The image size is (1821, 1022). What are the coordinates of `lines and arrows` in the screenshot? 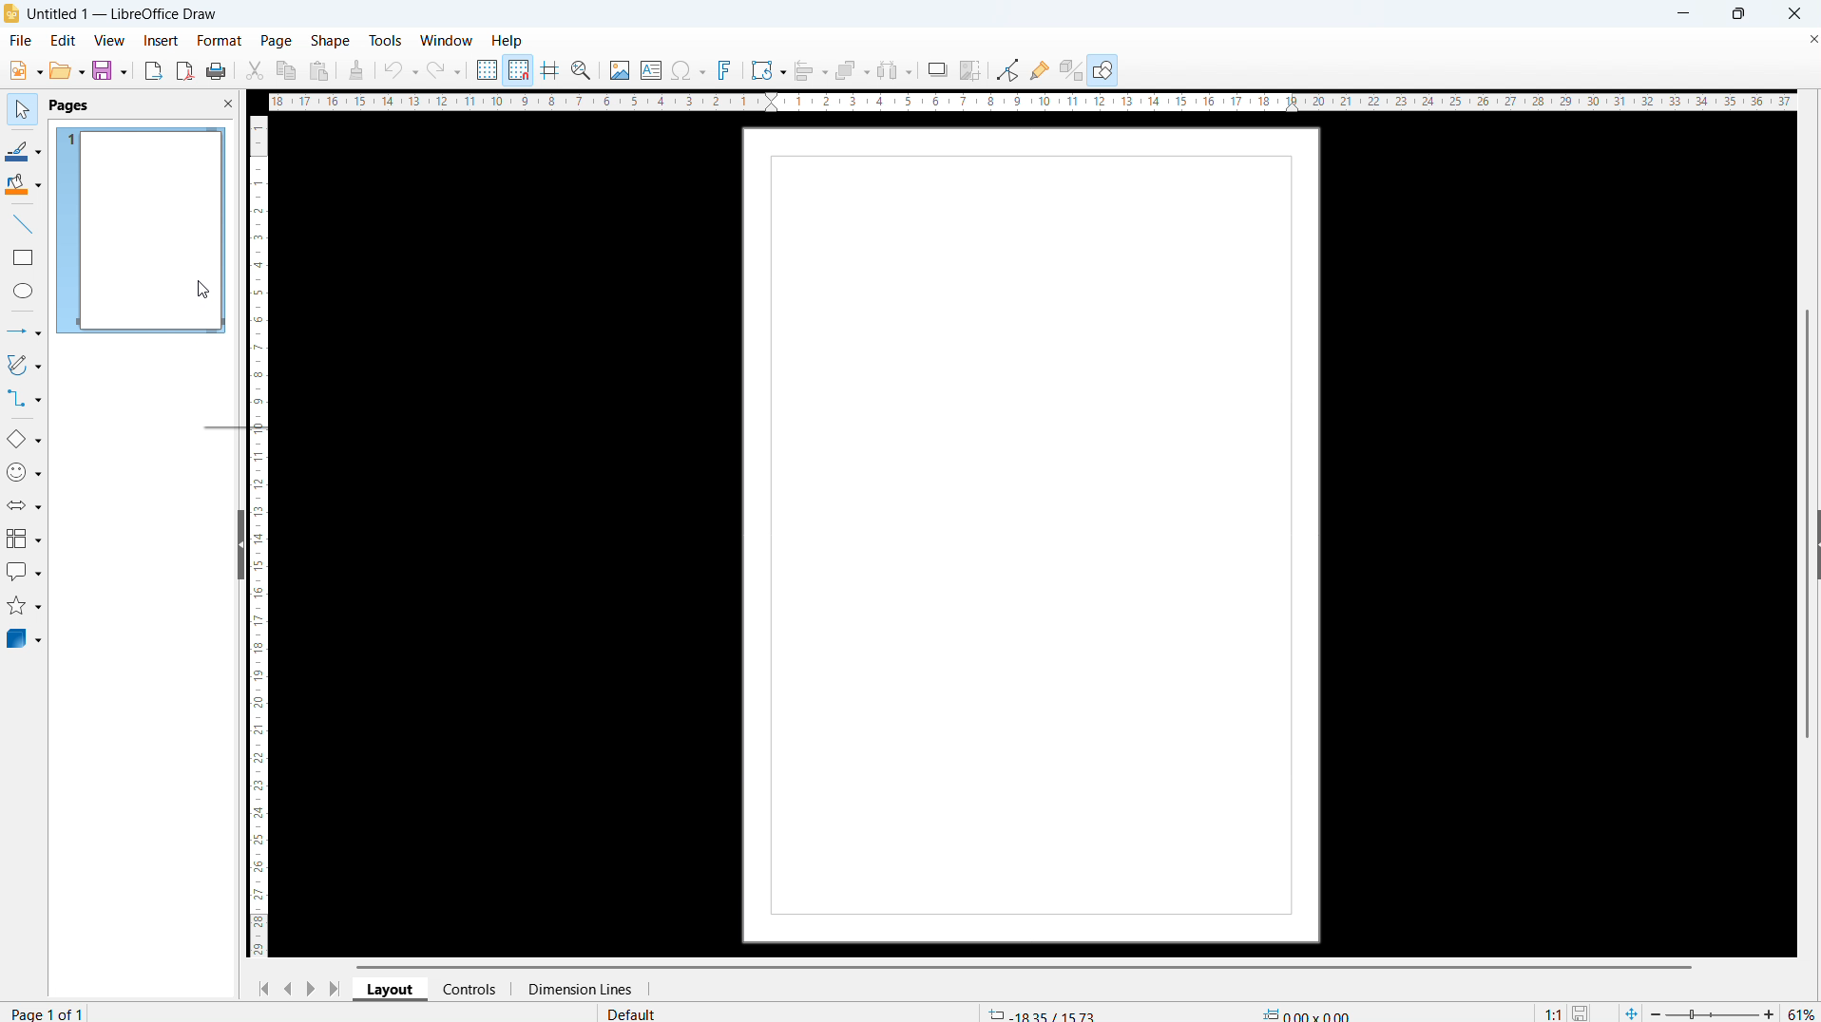 It's located at (24, 332).